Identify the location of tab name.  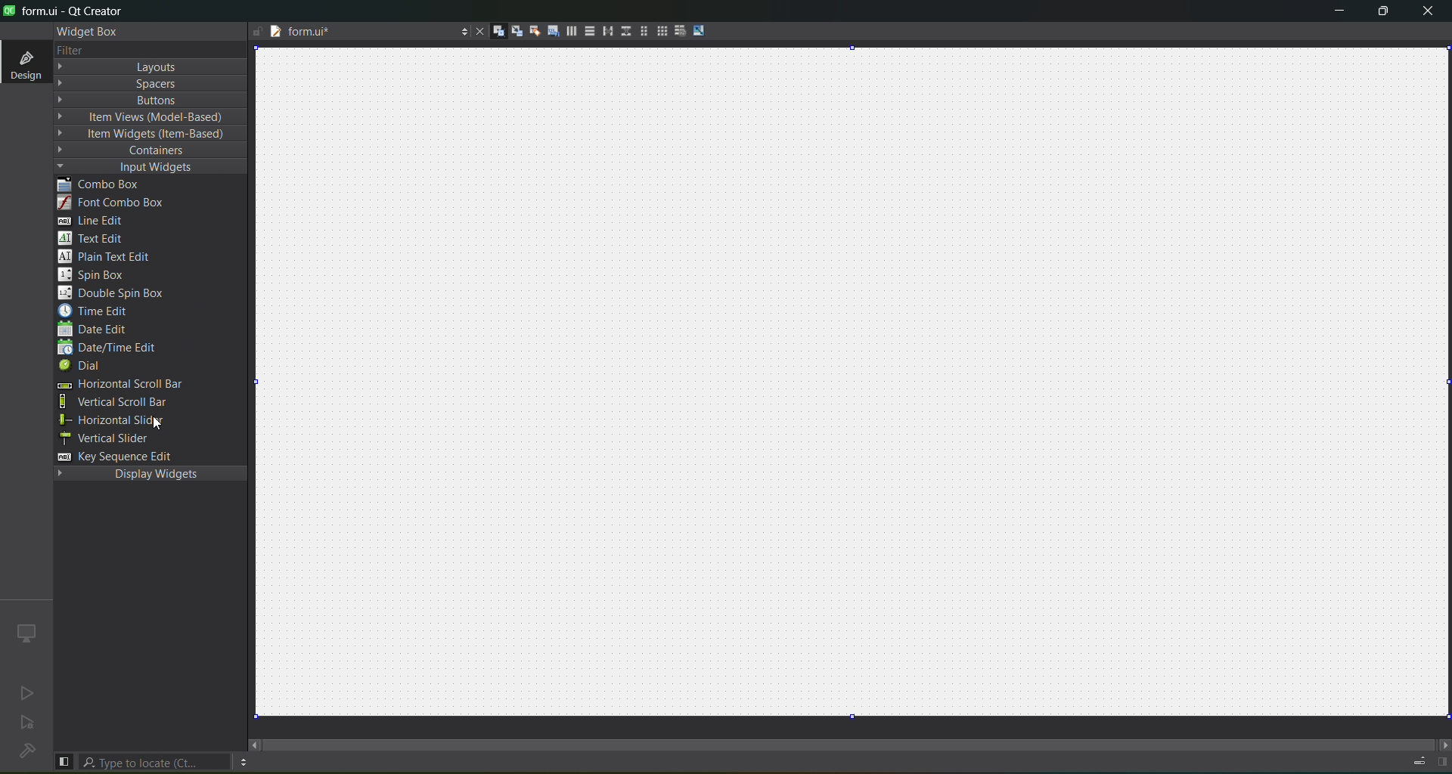
(326, 33).